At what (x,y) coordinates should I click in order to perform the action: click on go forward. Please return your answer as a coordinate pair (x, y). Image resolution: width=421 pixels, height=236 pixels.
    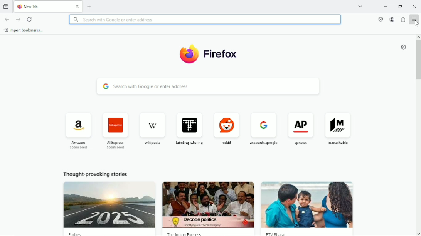
    Looking at the image, I should click on (18, 19).